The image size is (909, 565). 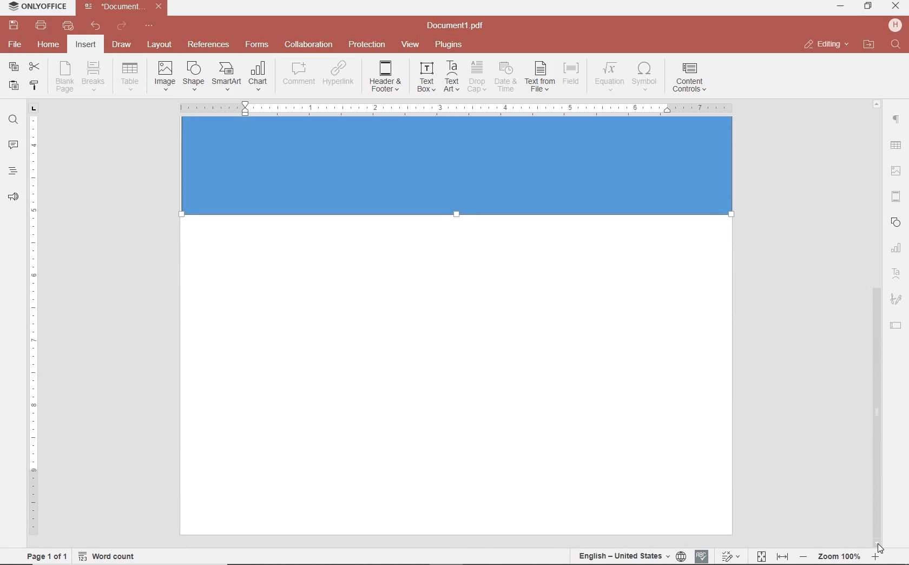 What do you see at coordinates (165, 75) in the screenshot?
I see `INSERT IMAGES` at bounding box center [165, 75].